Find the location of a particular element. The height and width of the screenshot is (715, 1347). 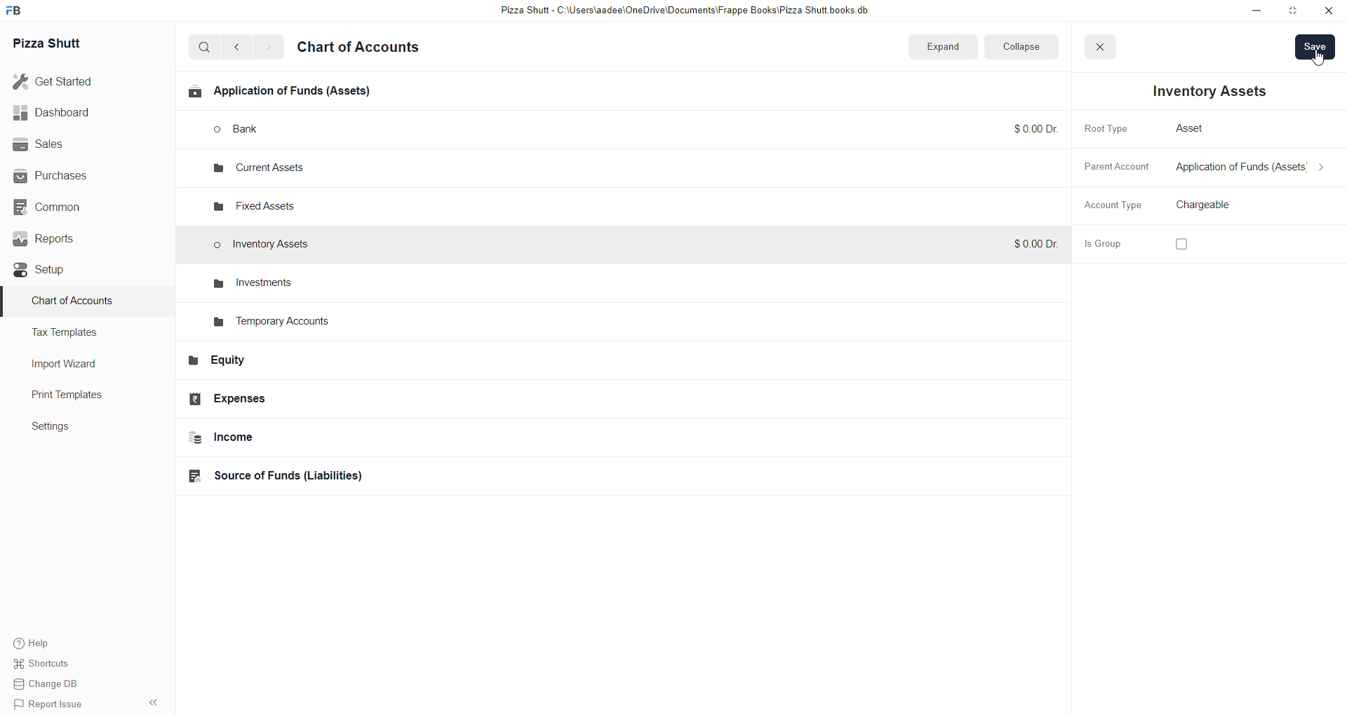

Temporary Accounts  is located at coordinates (276, 324).